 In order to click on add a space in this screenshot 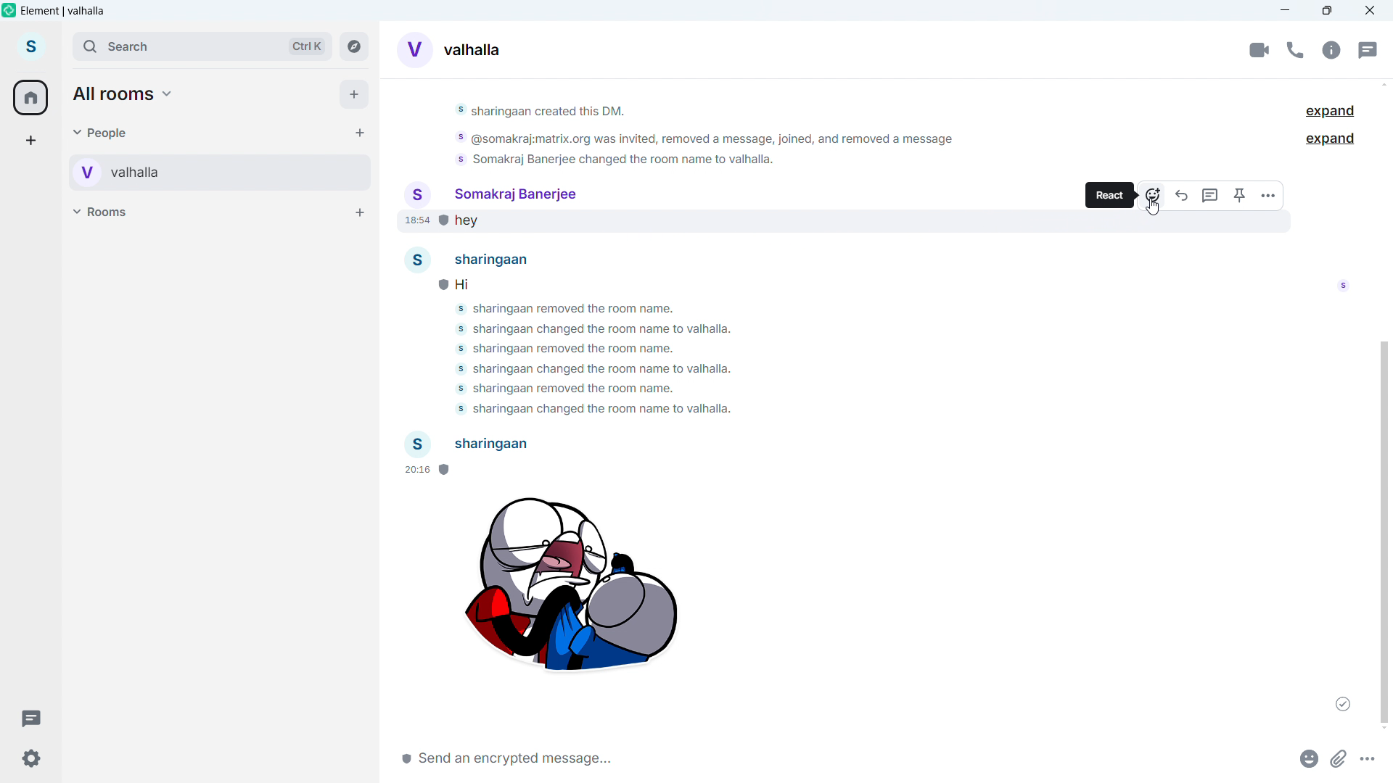, I will do `click(30, 141)`.